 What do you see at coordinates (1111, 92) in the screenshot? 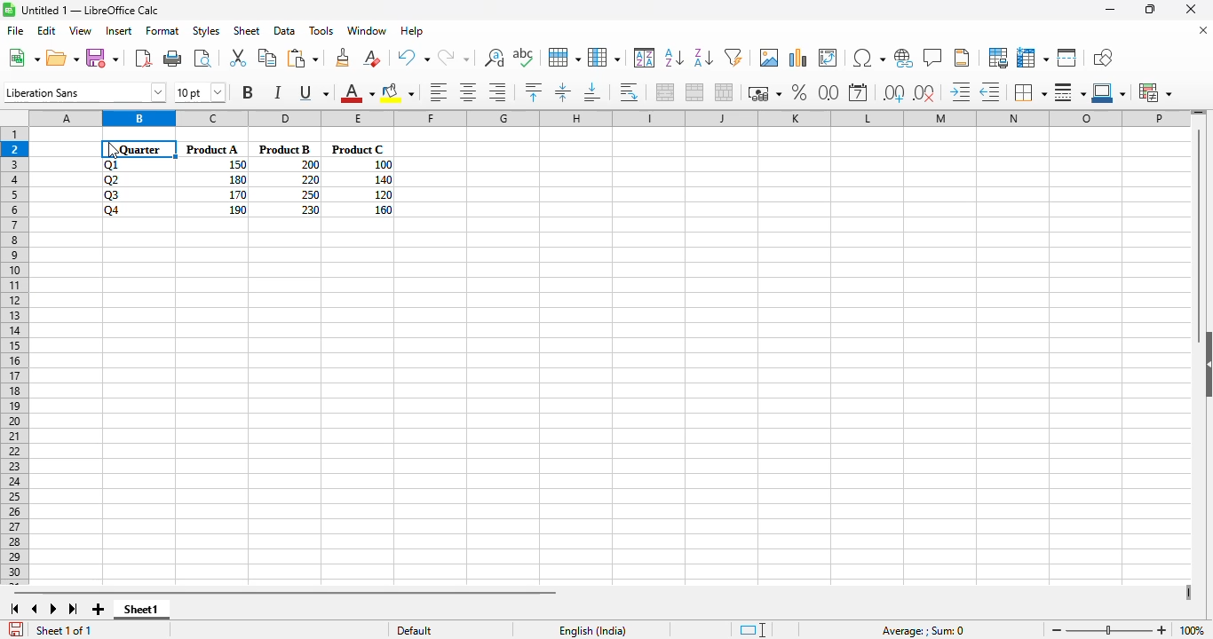
I see `border color` at bounding box center [1111, 92].